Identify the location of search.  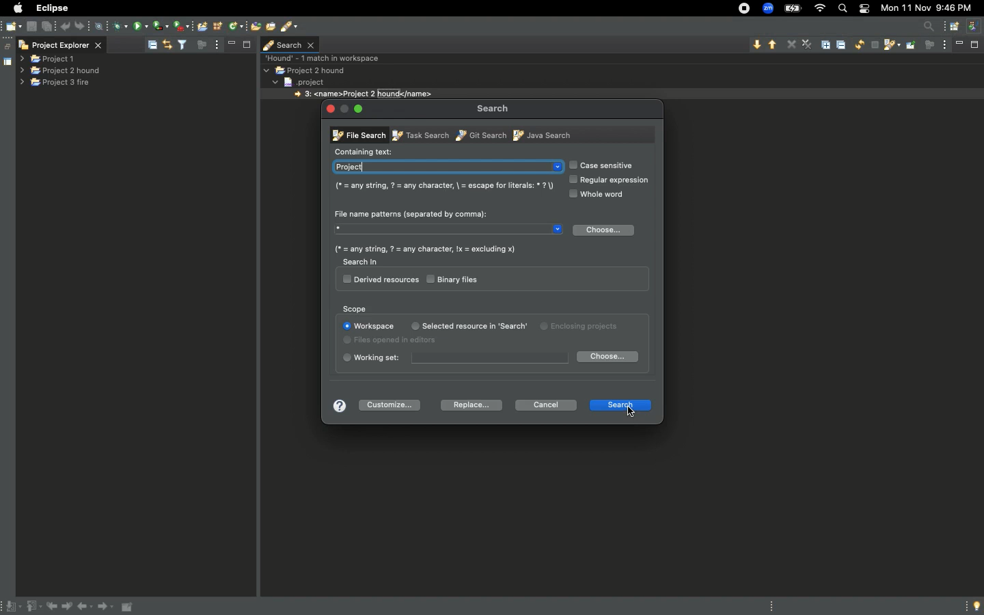
(290, 27).